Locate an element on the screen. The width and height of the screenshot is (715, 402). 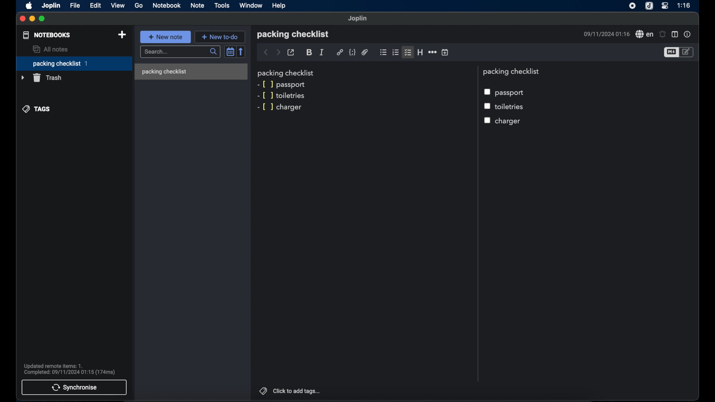
trash is located at coordinates (42, 78).